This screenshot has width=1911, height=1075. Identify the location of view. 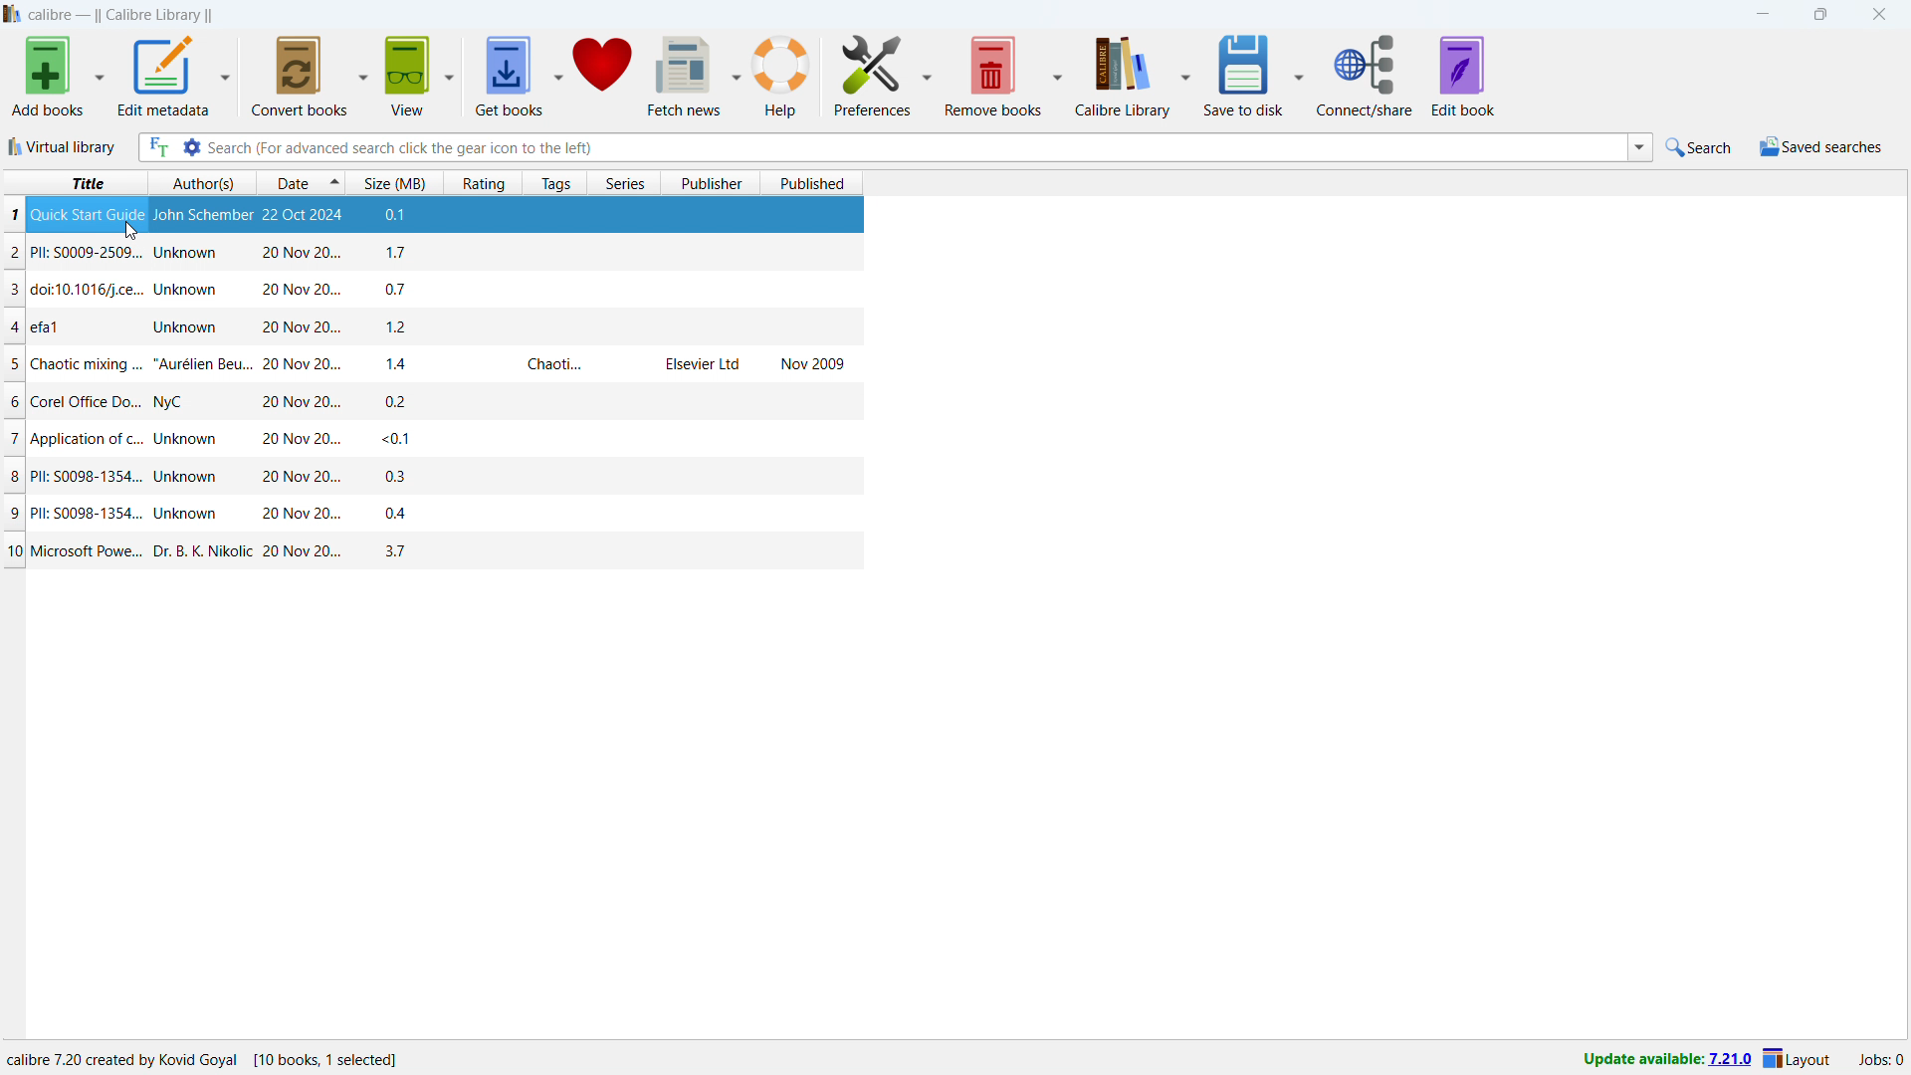
(408, 75).